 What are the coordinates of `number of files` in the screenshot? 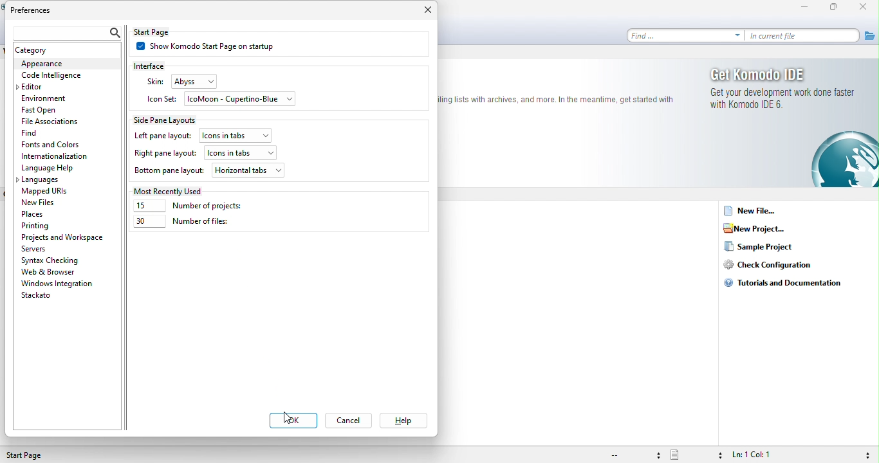 It's located at (181, 224).